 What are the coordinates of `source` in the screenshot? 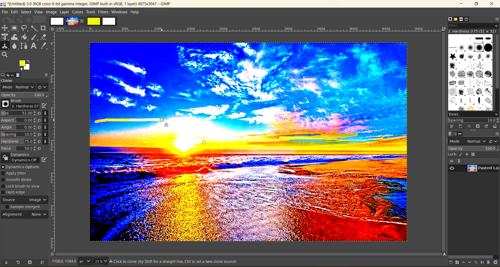 It's located at (25, 201).